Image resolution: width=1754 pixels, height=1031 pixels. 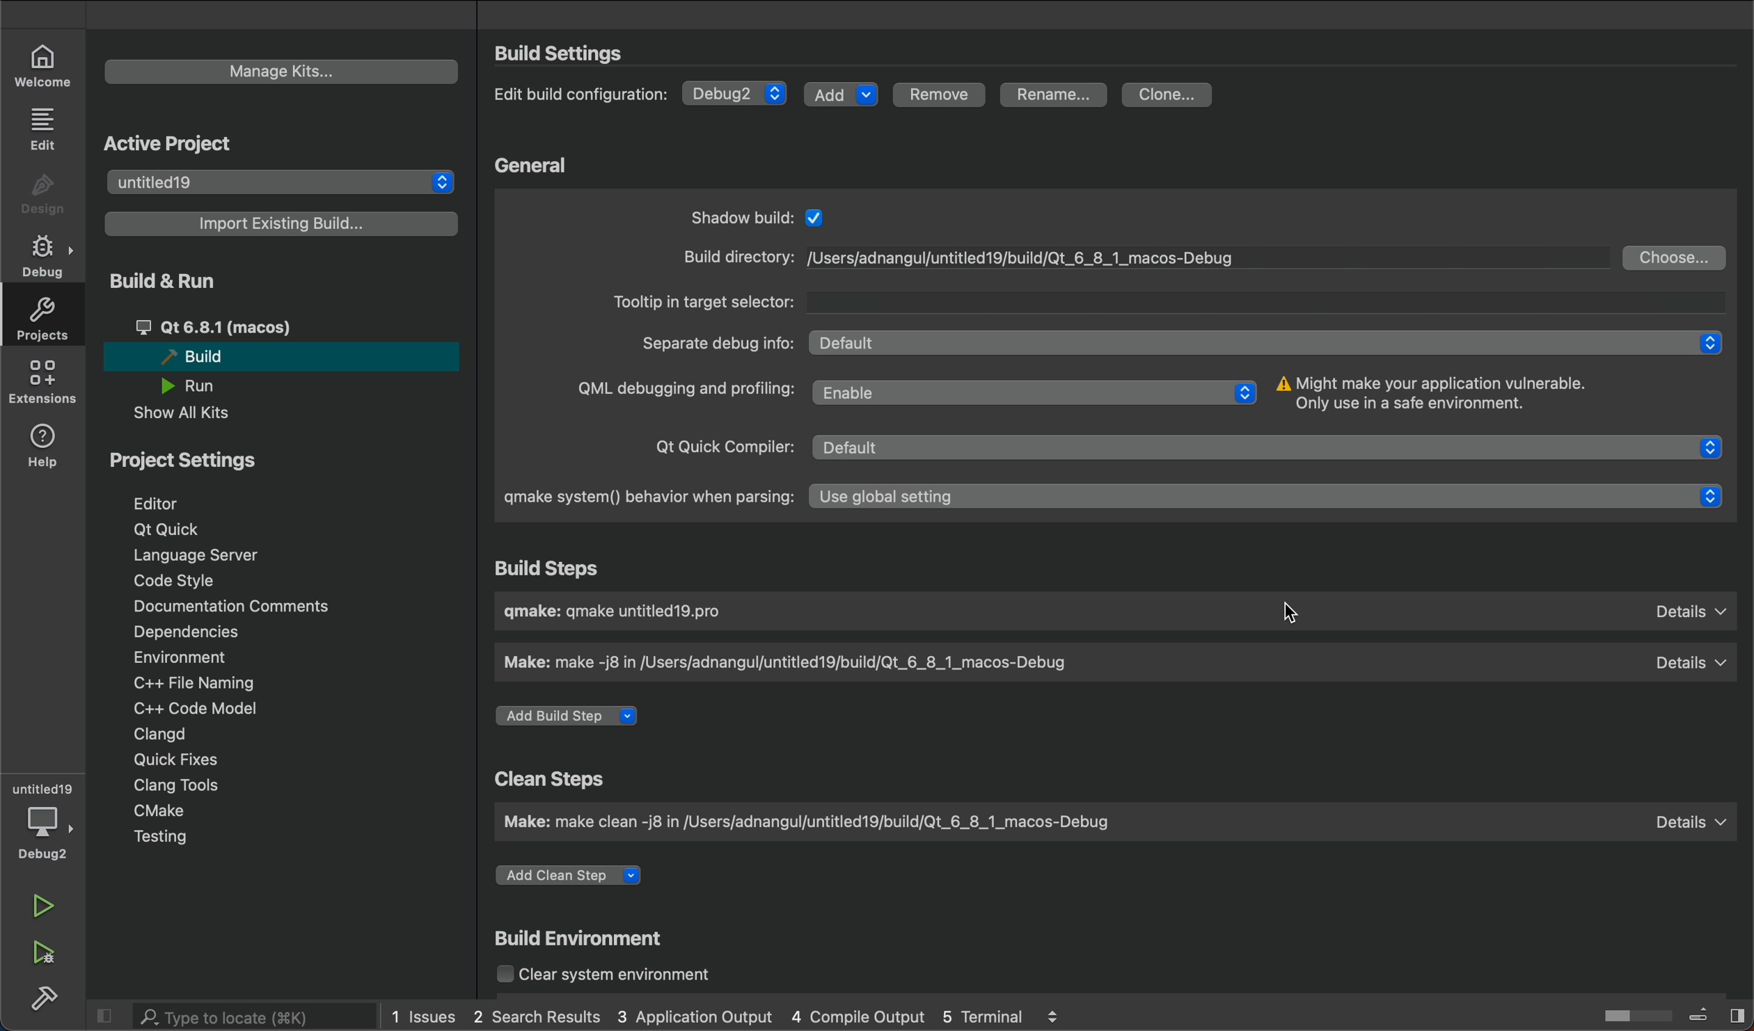 What do you see at coordinates (278, 355) in the screenshot?
I see `build` at bounding box center [278, 355].